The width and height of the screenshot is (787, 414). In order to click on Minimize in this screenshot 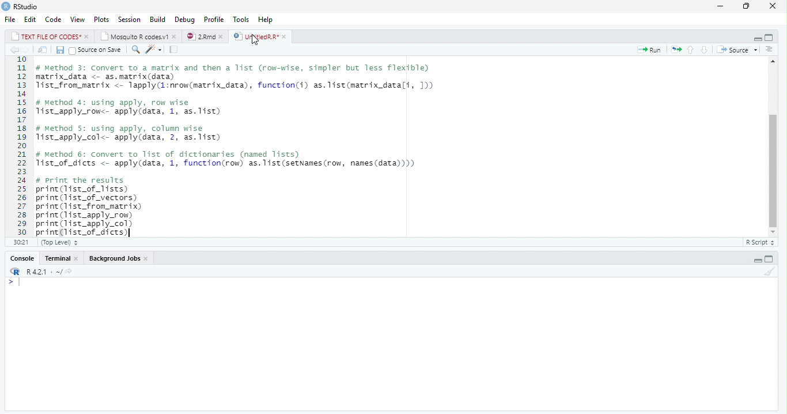, I will do `click(721, 6)`.